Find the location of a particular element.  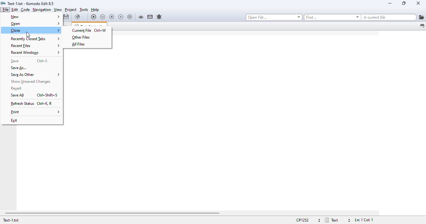

horizontal scroll bar is located at coordinates (112, 213).